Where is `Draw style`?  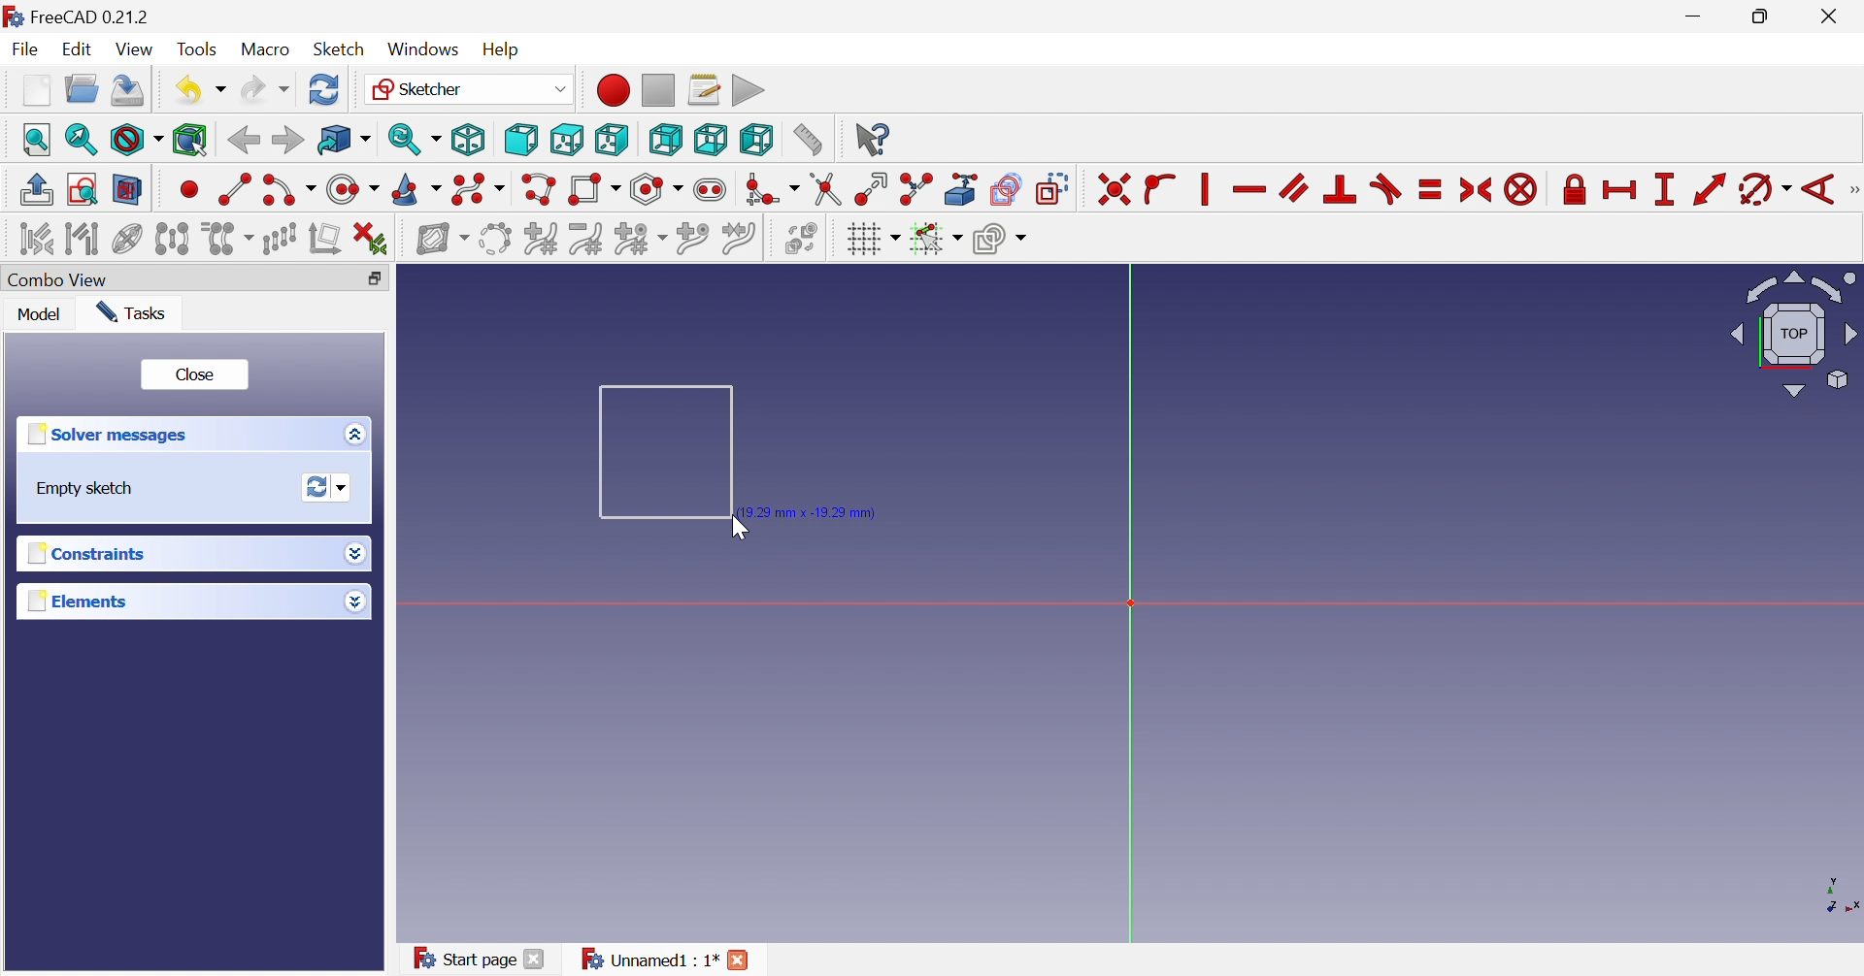
Draw style is located at coordinates (136, 141).